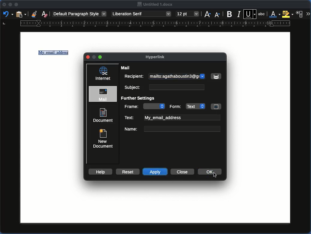 The width and height of the screenshot is (311, 234). What do you see at coordinates (172, 118) in the screenshot?
I see `Text` at bounding box center [172, 118].